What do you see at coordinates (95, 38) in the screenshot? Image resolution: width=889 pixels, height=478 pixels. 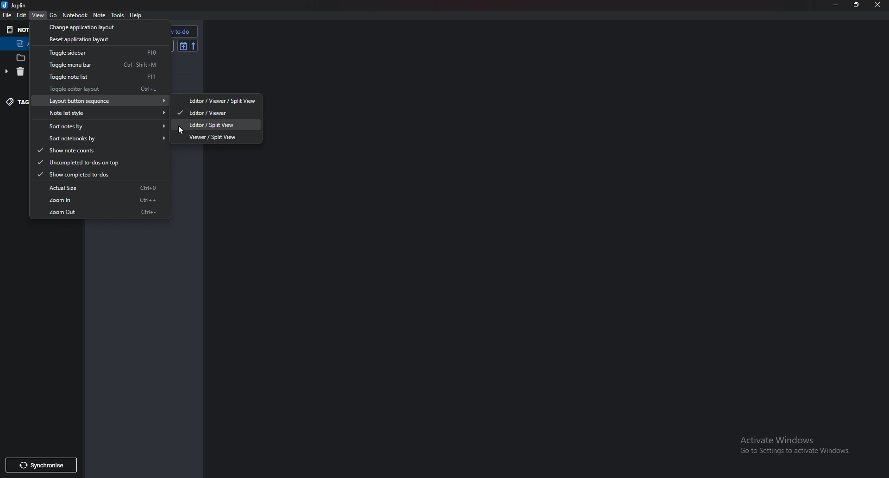 I see `Reset application layout` at bounding box center [95, 38].